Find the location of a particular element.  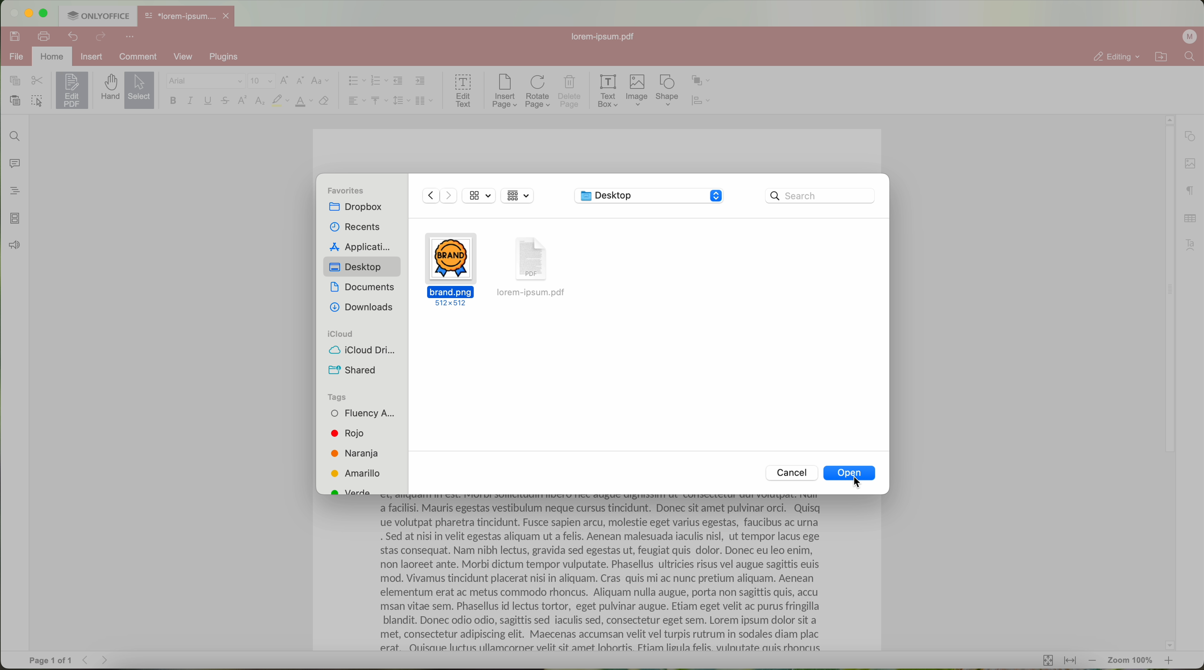

italic is located at coordinates (190, 100).